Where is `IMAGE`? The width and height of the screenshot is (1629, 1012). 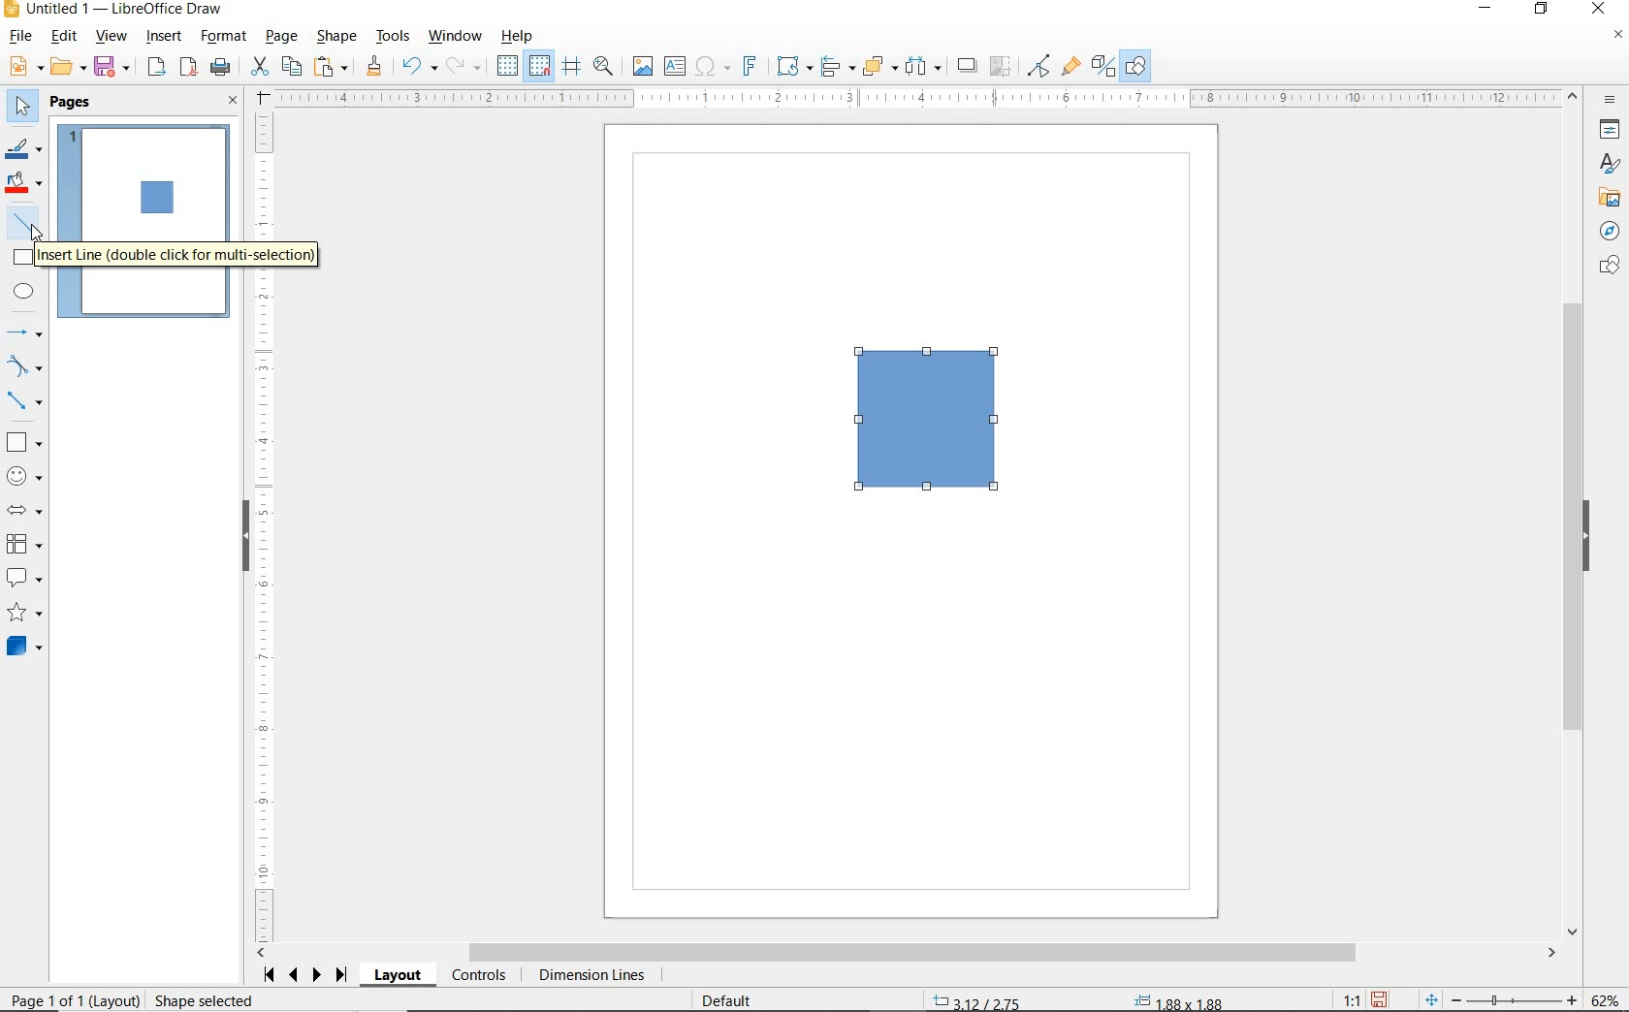 IMAGE is located at coordinates (642, 65).